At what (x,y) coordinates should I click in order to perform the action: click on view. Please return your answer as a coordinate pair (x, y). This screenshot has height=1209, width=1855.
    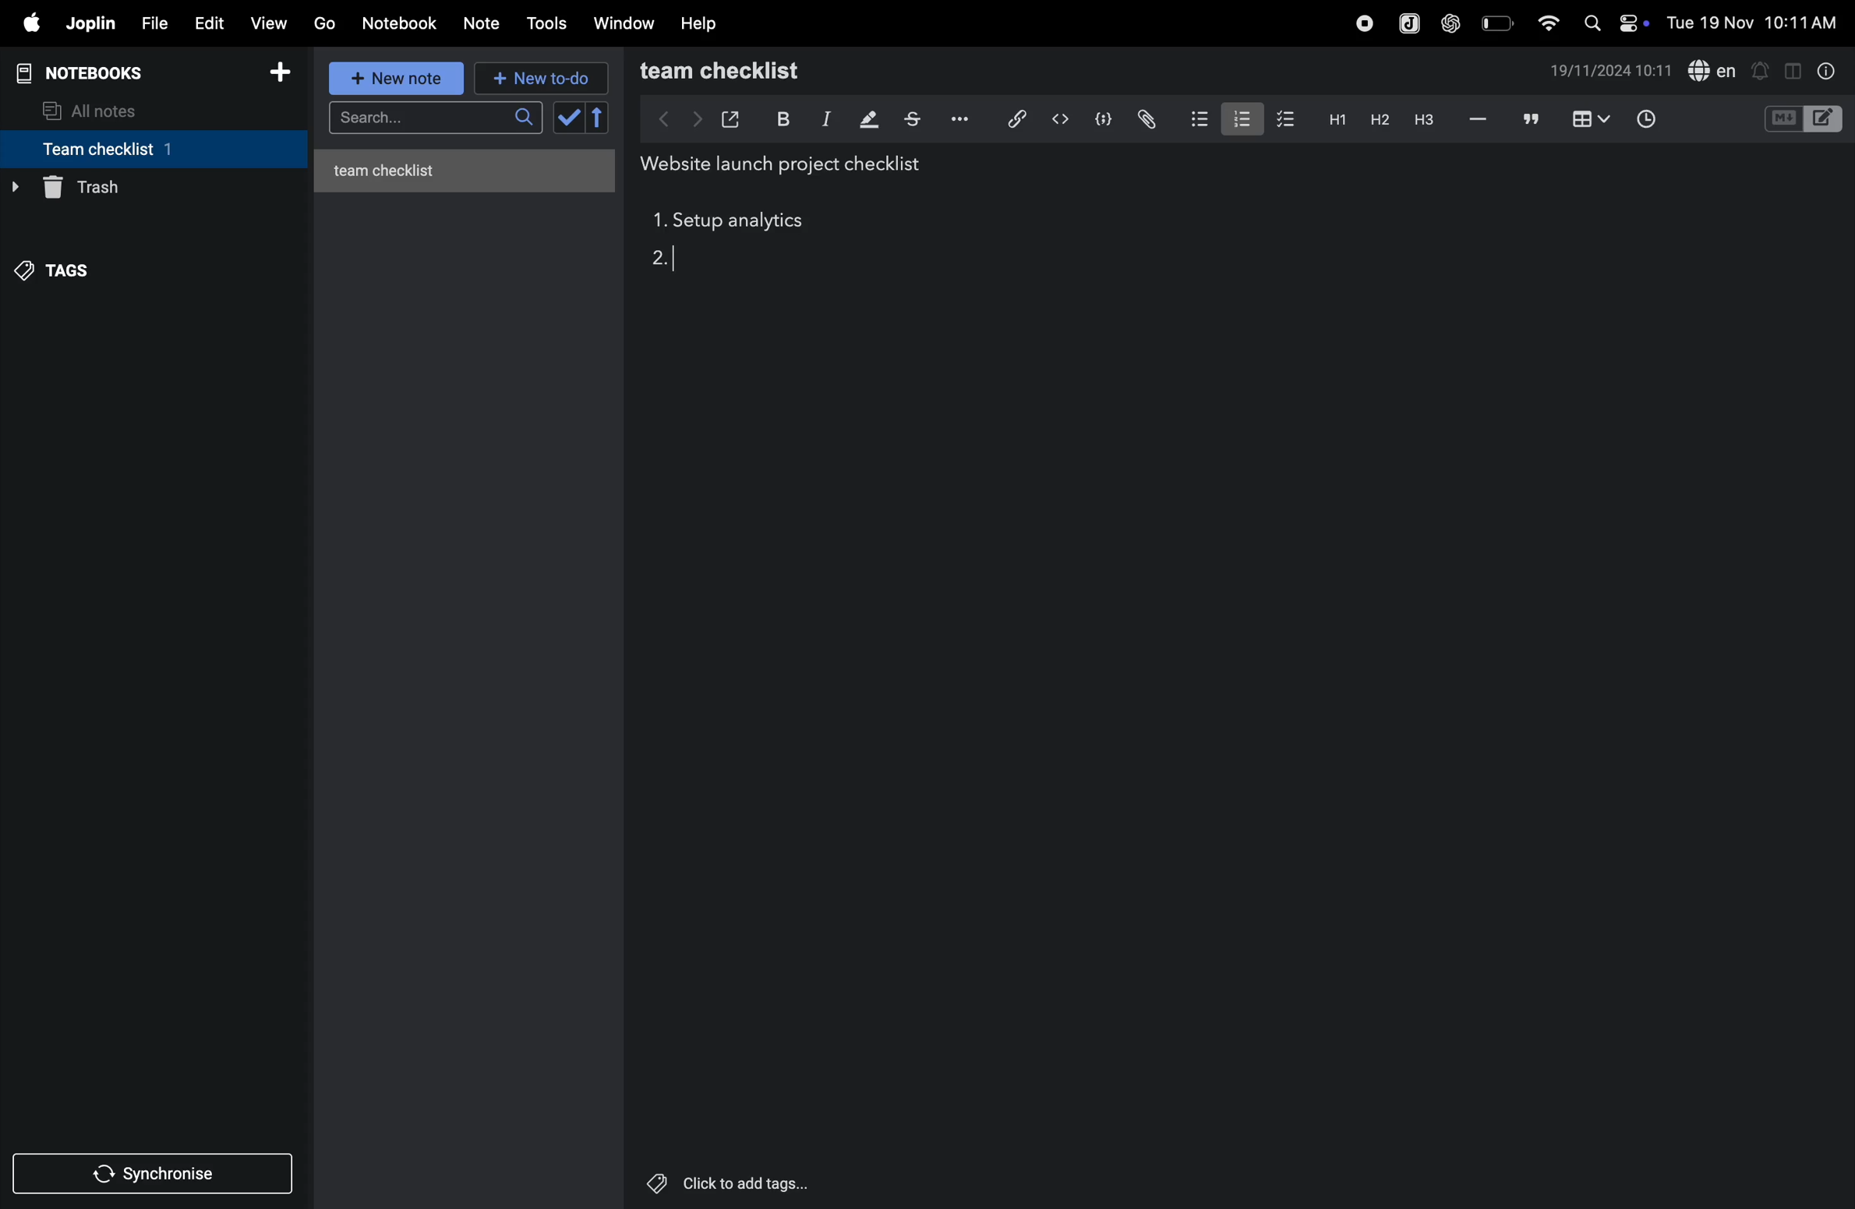
    Looking at the image, I should click on (272, 21).